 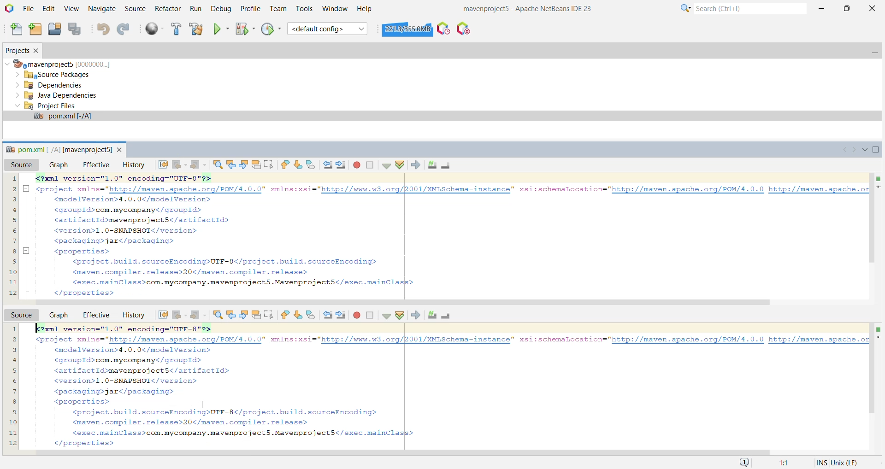 I want to click on Uncomment, so click(x=448, y=165).